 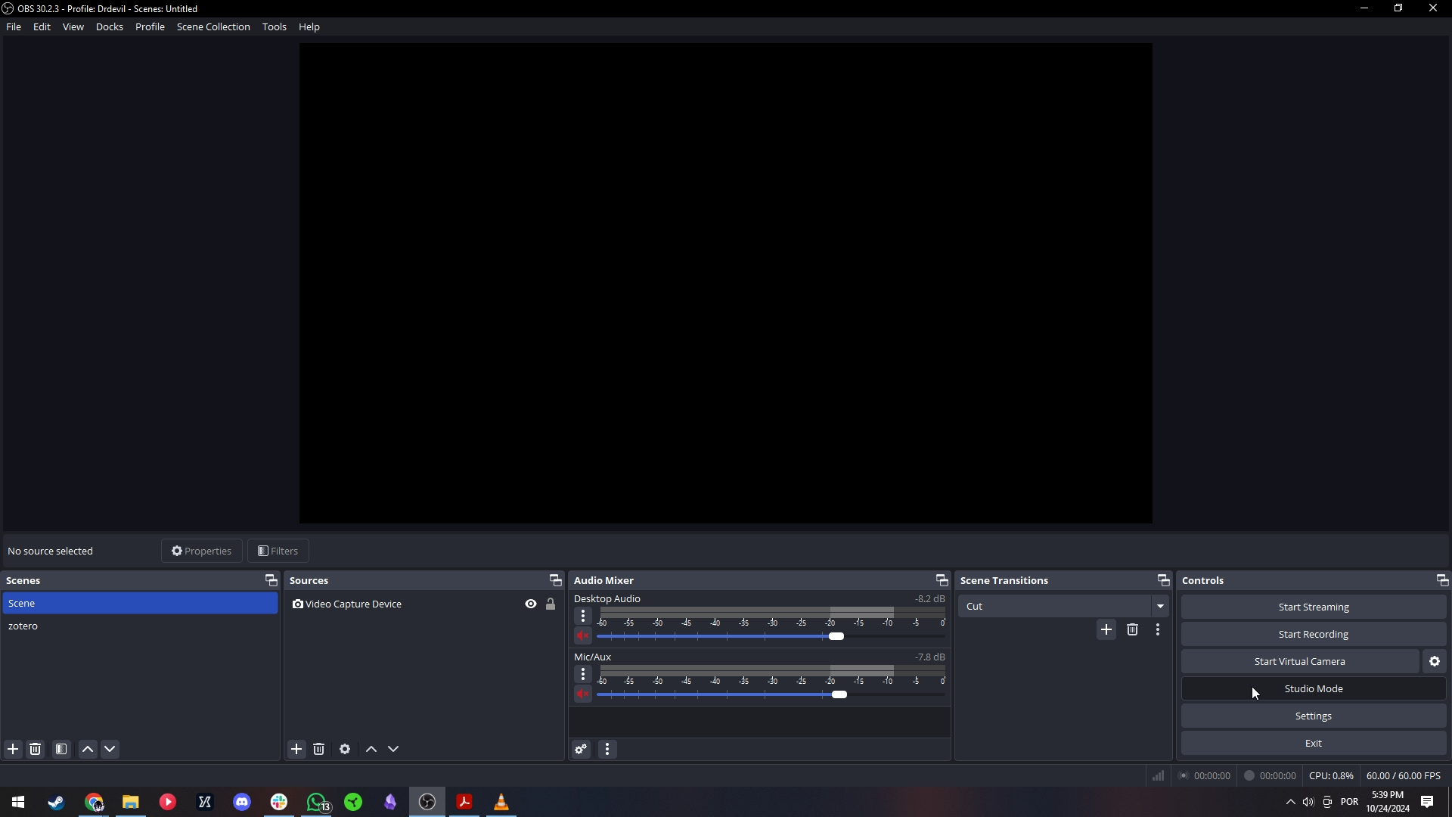 What do you see at coordinates (1207, 775) in the screenshot?
I see `Streaming runtime` at bounding box center [1207, 775].